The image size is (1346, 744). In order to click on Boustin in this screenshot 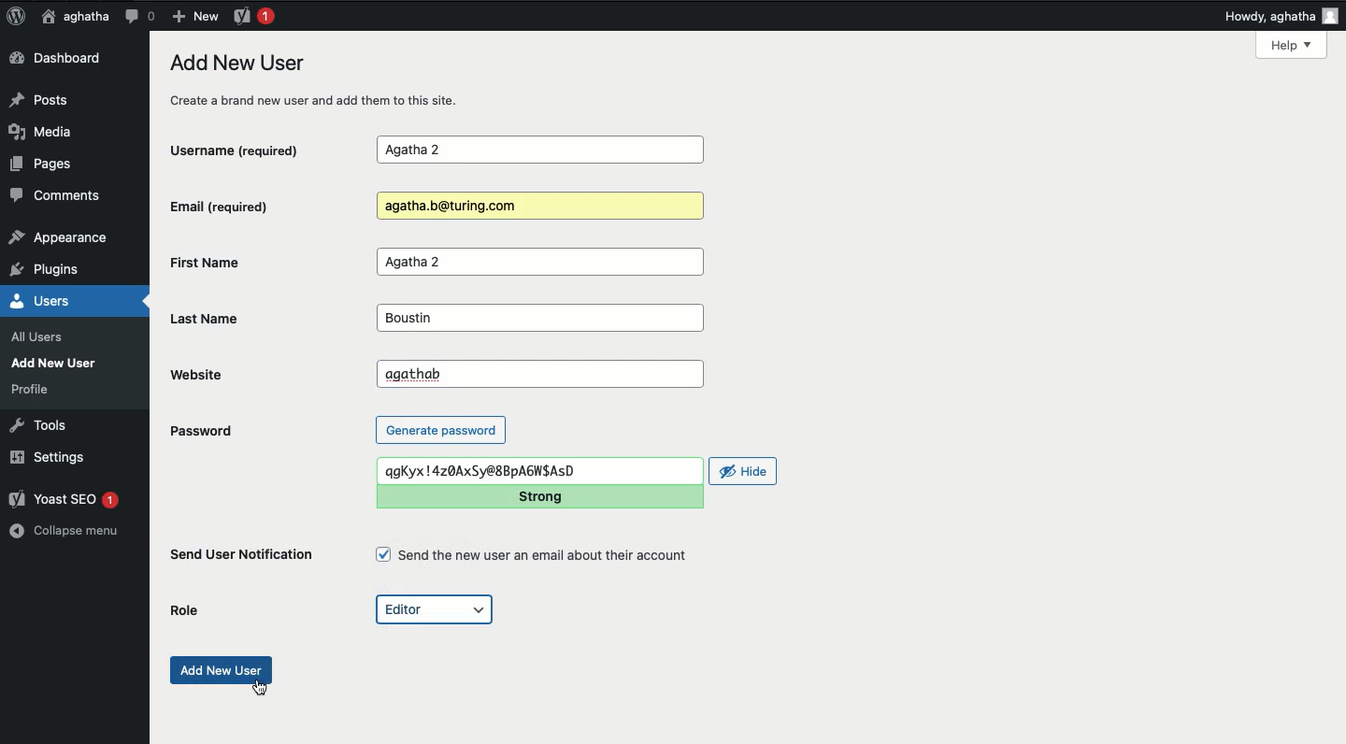, I will do `click(537, 319)`.